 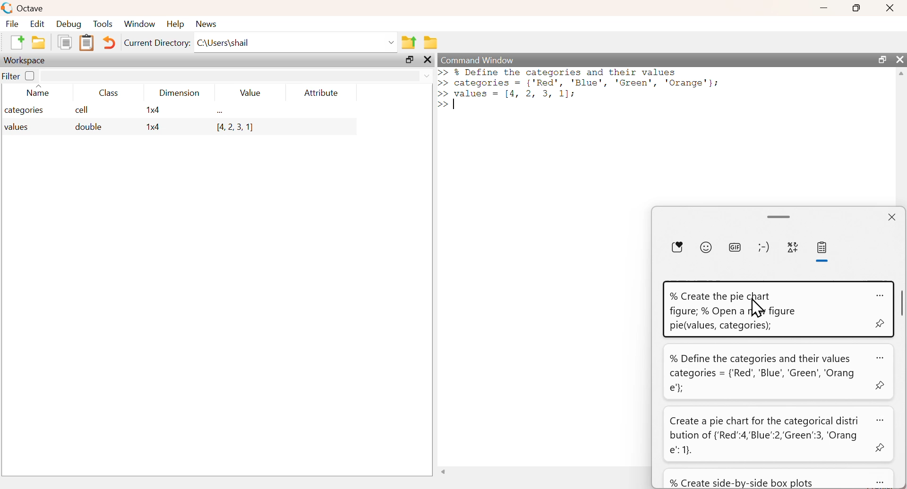 I want to click on Tools, so click(x=103, y=24).